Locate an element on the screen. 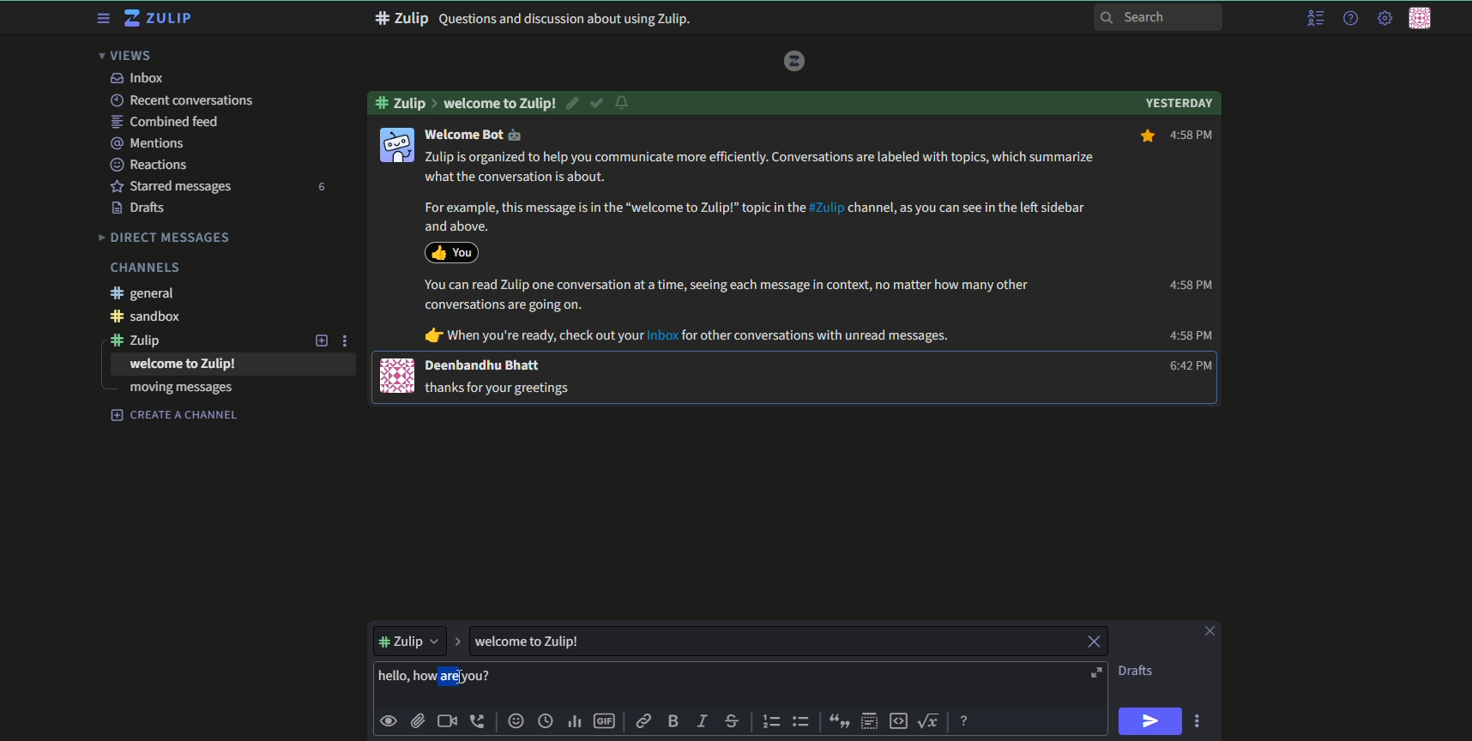 This screenshot has height=741, width=1472. dropdown is located at coordinates (408, 639).